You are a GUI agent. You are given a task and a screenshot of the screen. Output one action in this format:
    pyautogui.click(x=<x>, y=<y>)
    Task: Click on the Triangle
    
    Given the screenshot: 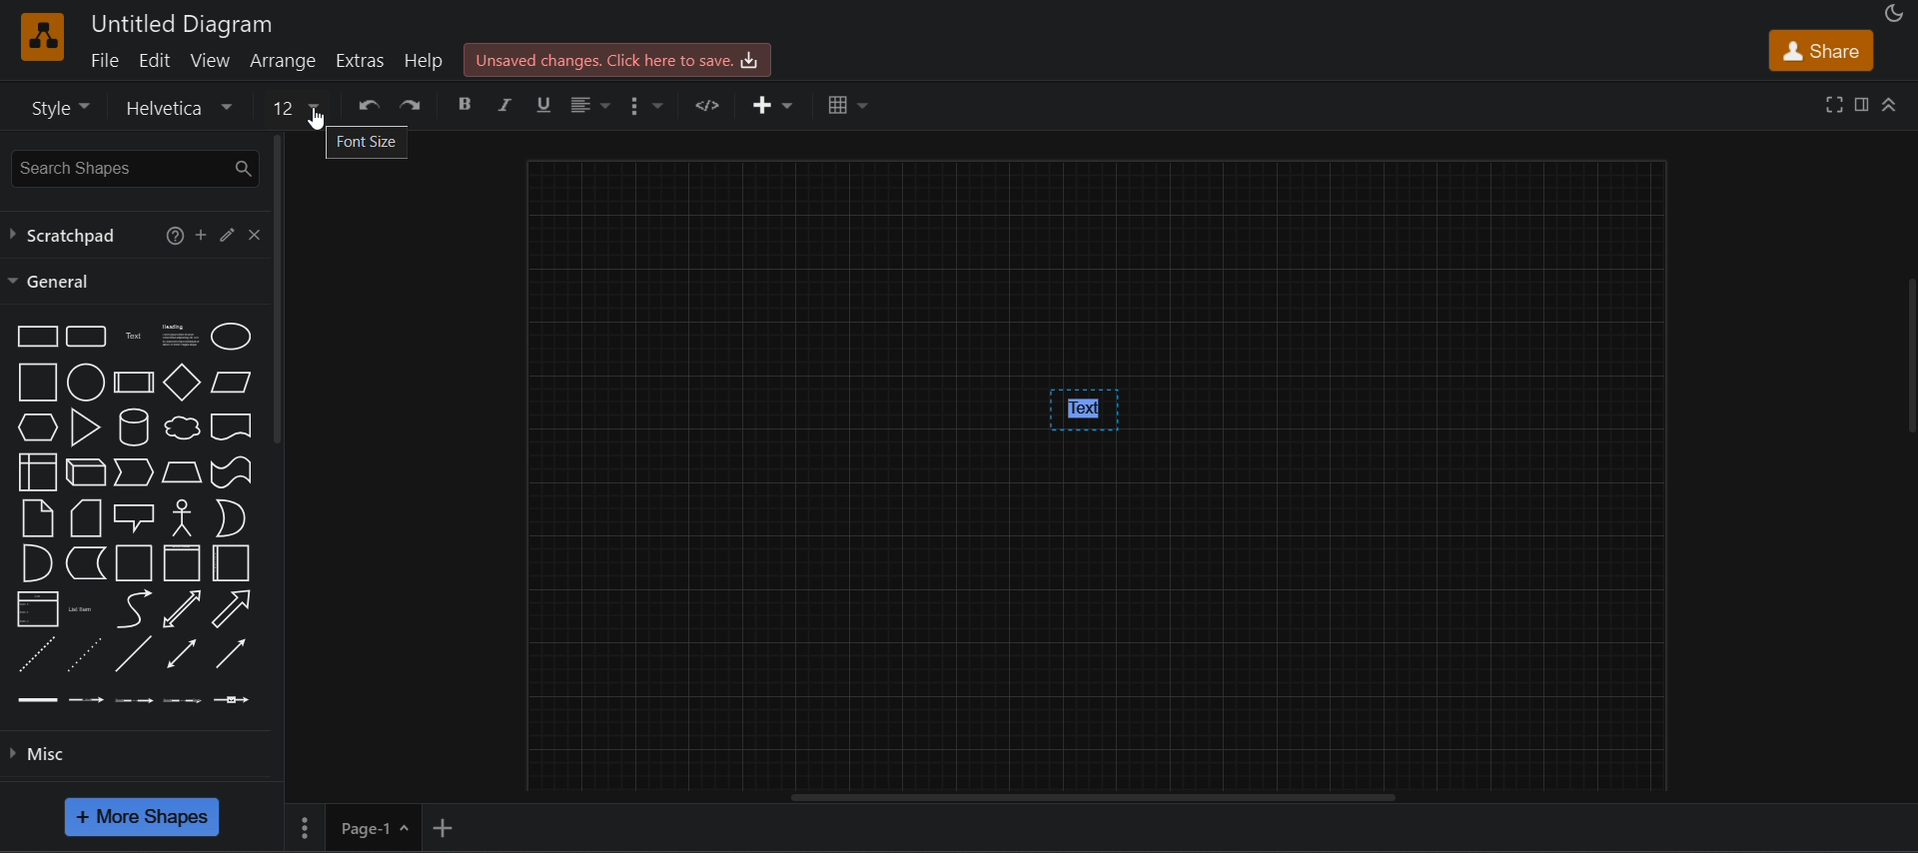 What is the action you would take?
    pyautogui.click(x=86, y=427)
    